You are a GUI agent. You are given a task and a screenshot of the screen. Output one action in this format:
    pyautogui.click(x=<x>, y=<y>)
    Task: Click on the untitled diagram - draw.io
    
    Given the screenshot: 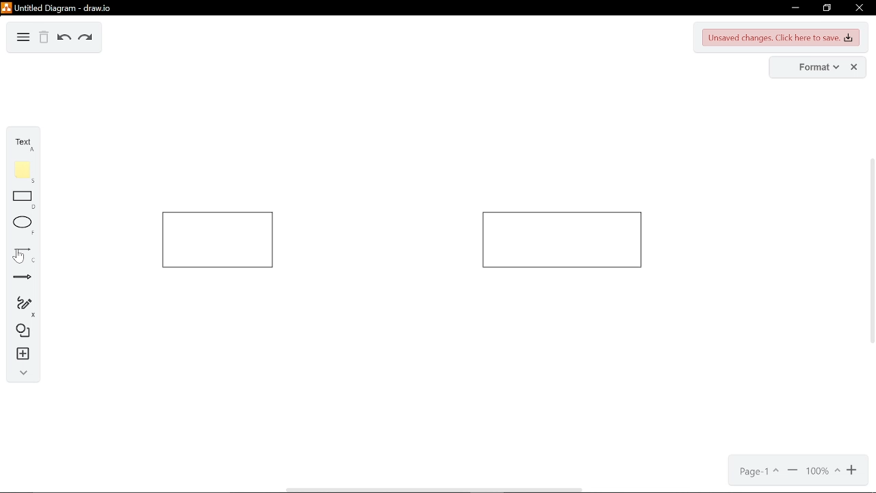 What is the action you would take?
    pyautogui.click(x=62, y=8)
    